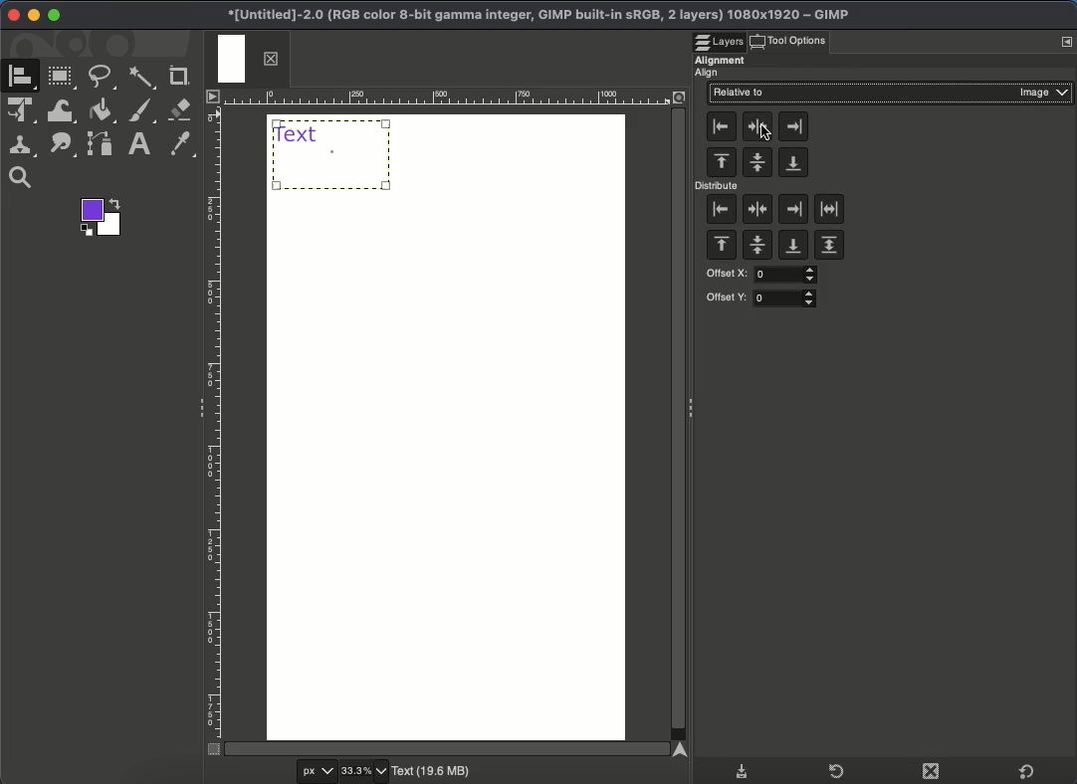 This screenshot has height=784, width=1077. Describe the element at coordinates (759, 275) in the screenshot. I see `Offset X:` at that location.